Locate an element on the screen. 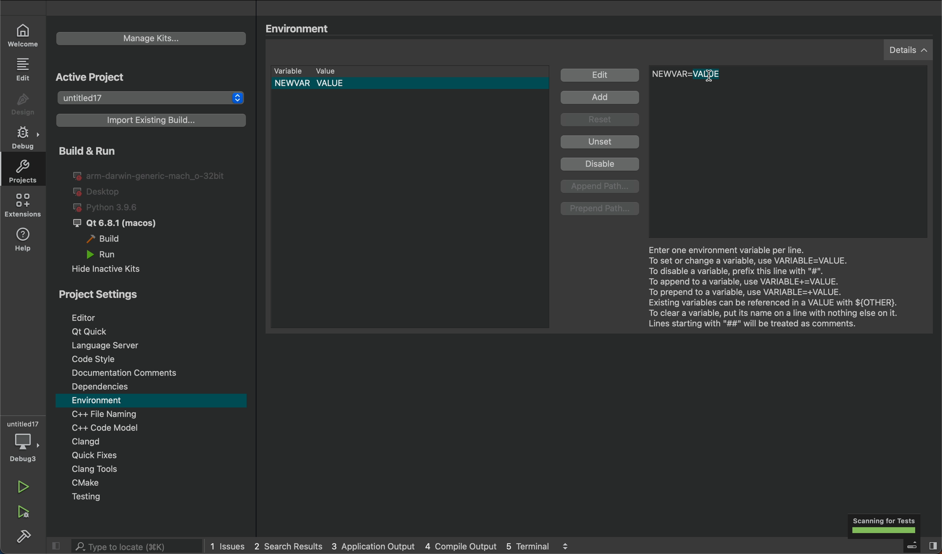 The width and height of the screenshot is (942, 554). kits is located at coordinates (150, 40).